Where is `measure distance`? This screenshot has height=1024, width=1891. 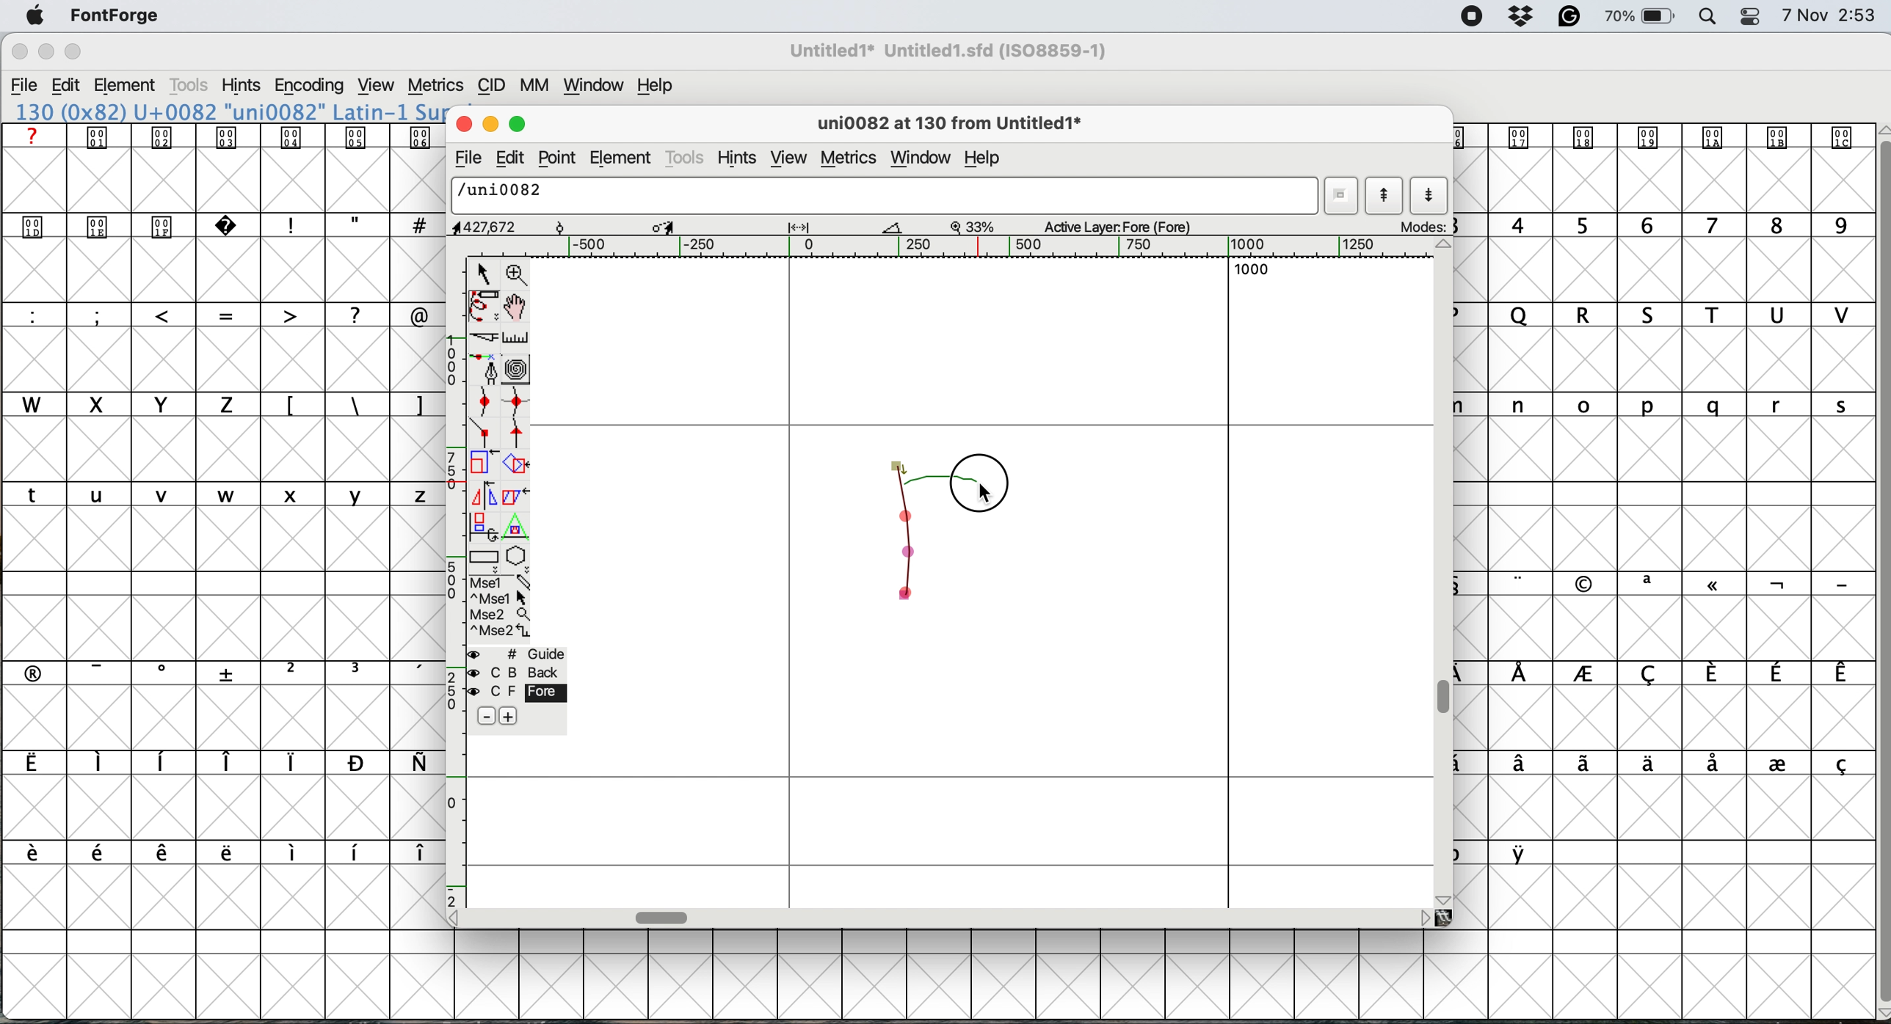 measure distance is located at coordinates (516, 337).